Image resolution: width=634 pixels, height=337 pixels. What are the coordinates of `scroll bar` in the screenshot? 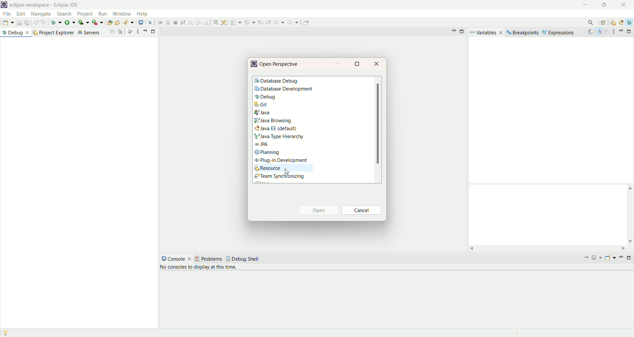 It's located at (377, 130).